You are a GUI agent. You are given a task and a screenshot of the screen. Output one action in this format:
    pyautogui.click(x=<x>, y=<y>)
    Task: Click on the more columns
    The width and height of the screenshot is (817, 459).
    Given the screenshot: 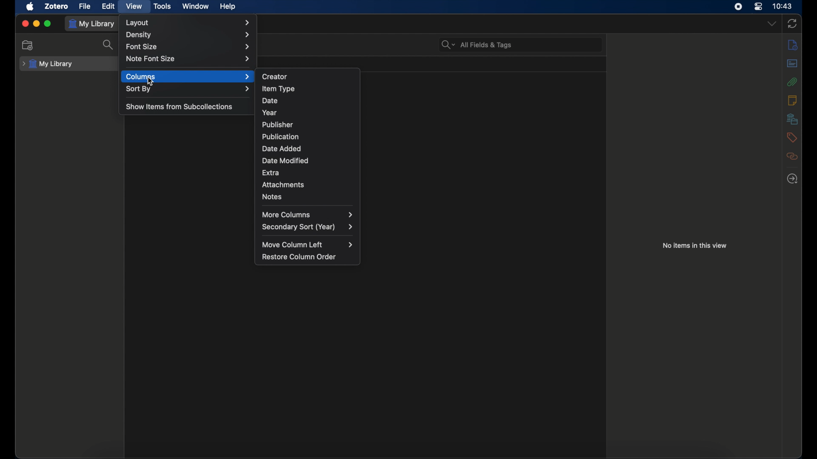 What is the action you would take?
    pyautogui.click(x=307, y=214)
    